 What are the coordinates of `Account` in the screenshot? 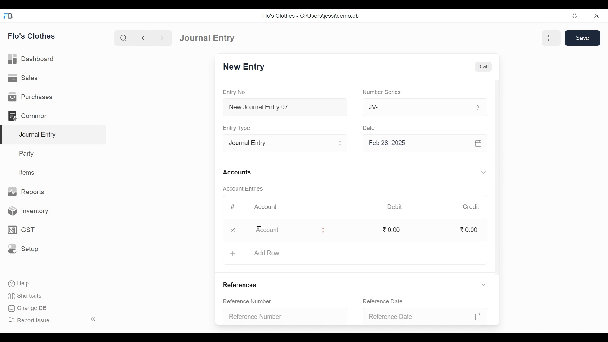 It's located at (265, 206).